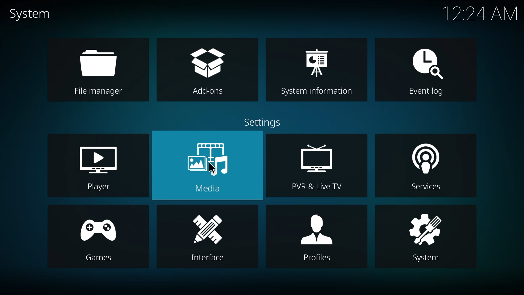  I want to click on event log, so click(425, 72).